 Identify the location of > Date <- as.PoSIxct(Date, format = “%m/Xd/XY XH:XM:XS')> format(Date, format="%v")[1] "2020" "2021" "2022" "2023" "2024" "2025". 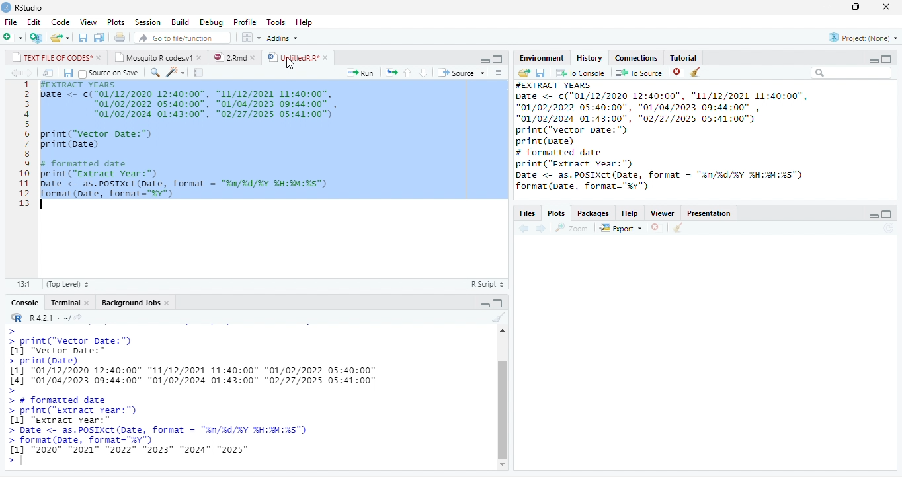
(160, 441).